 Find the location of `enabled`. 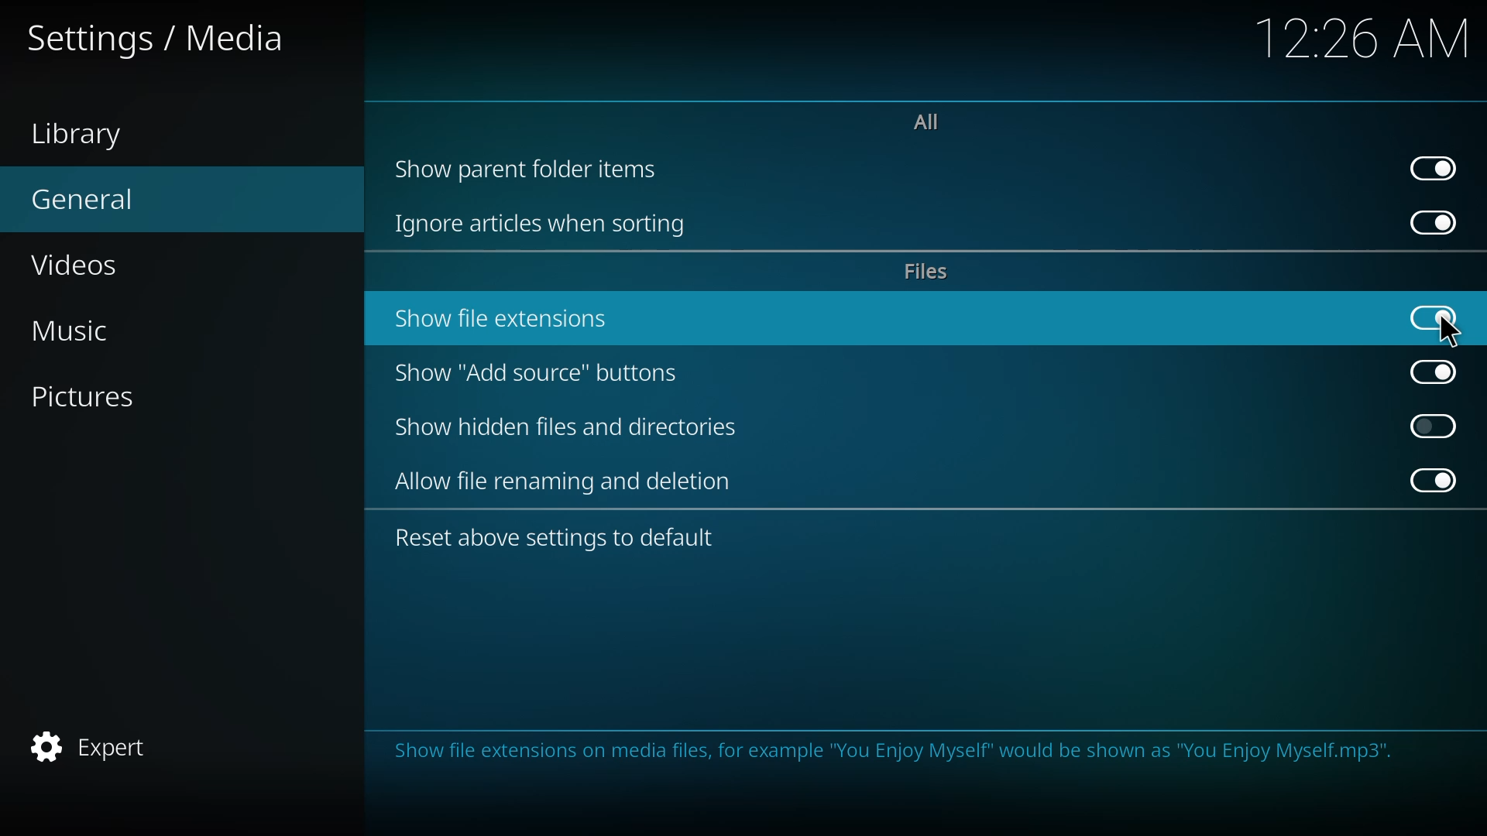

enabled is located at coordinates (1437, 481).